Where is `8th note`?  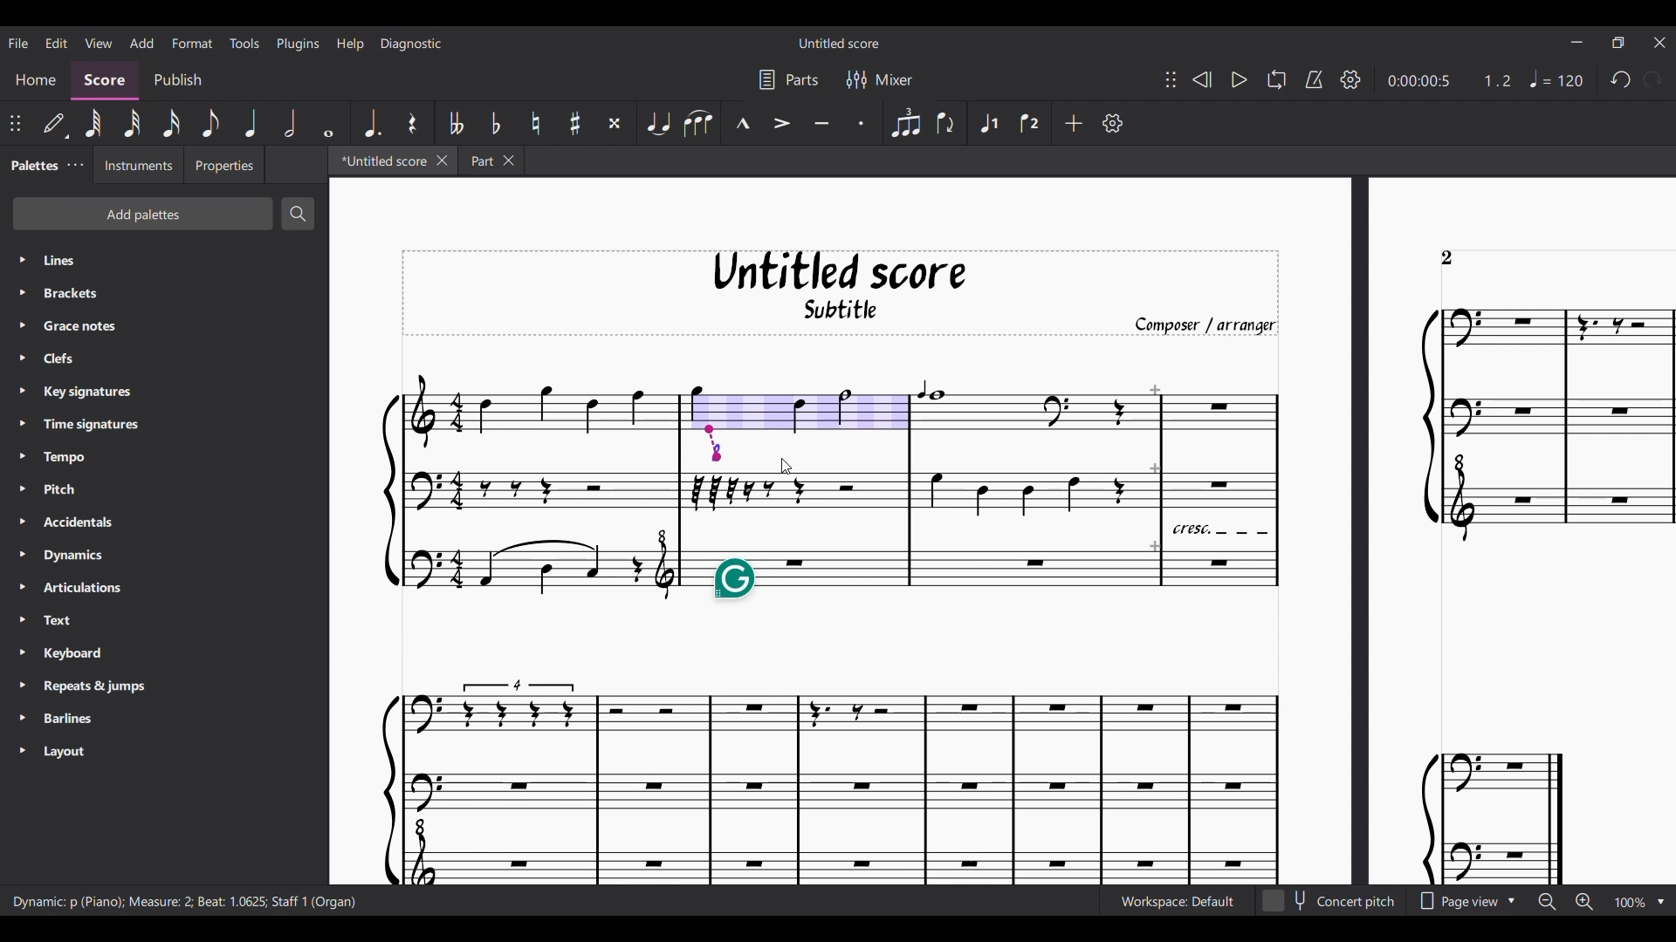 8th note is located at coordinates (209, 123).